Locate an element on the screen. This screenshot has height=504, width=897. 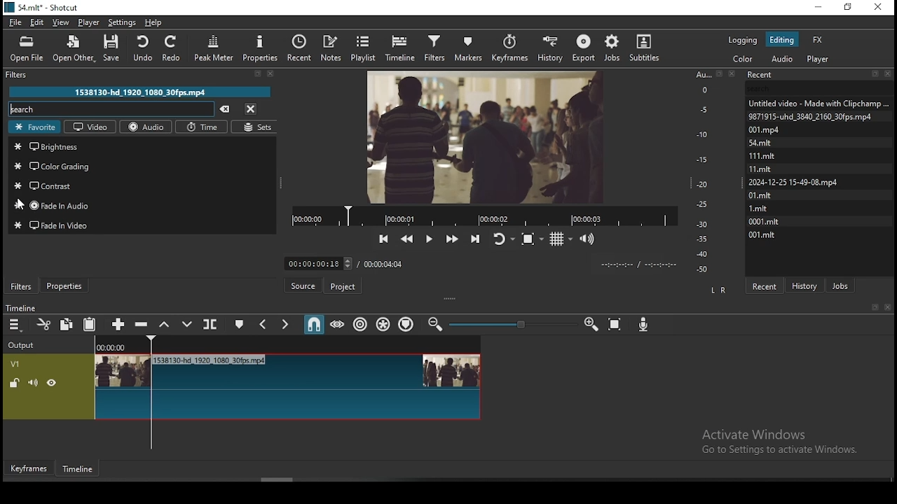
9871915-uhd_3840_2160_30fps.mp4 is located at coordinates (814, 117).